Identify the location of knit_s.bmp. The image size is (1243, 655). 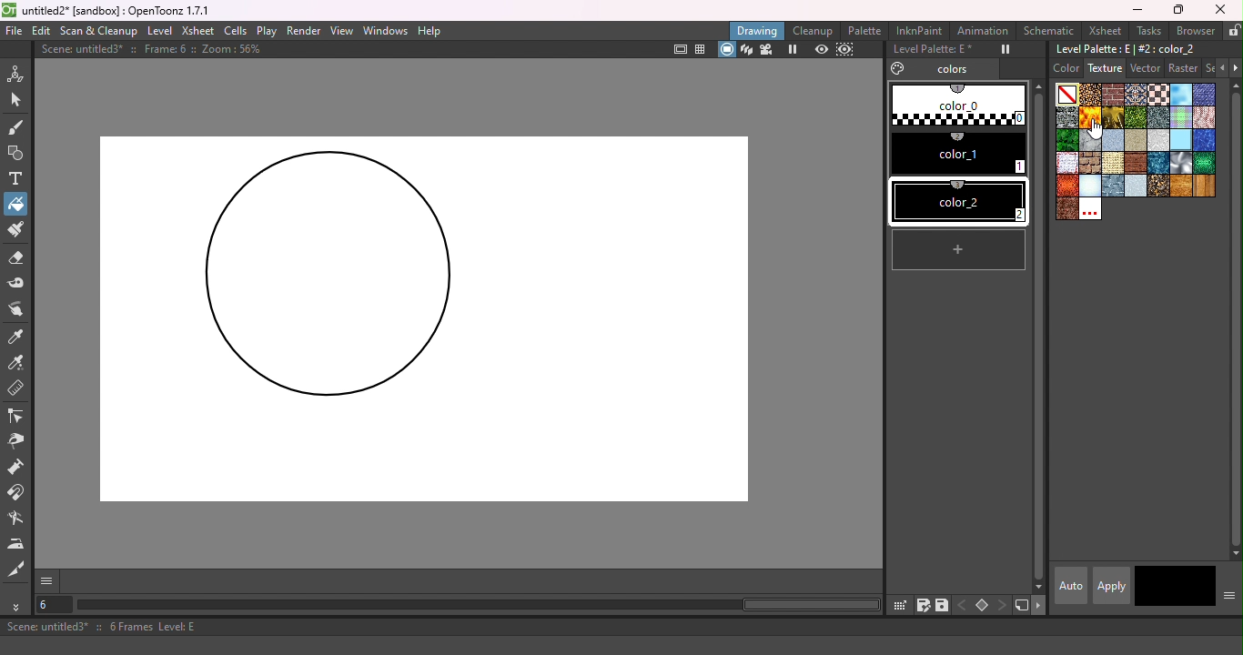
(1204, 117).